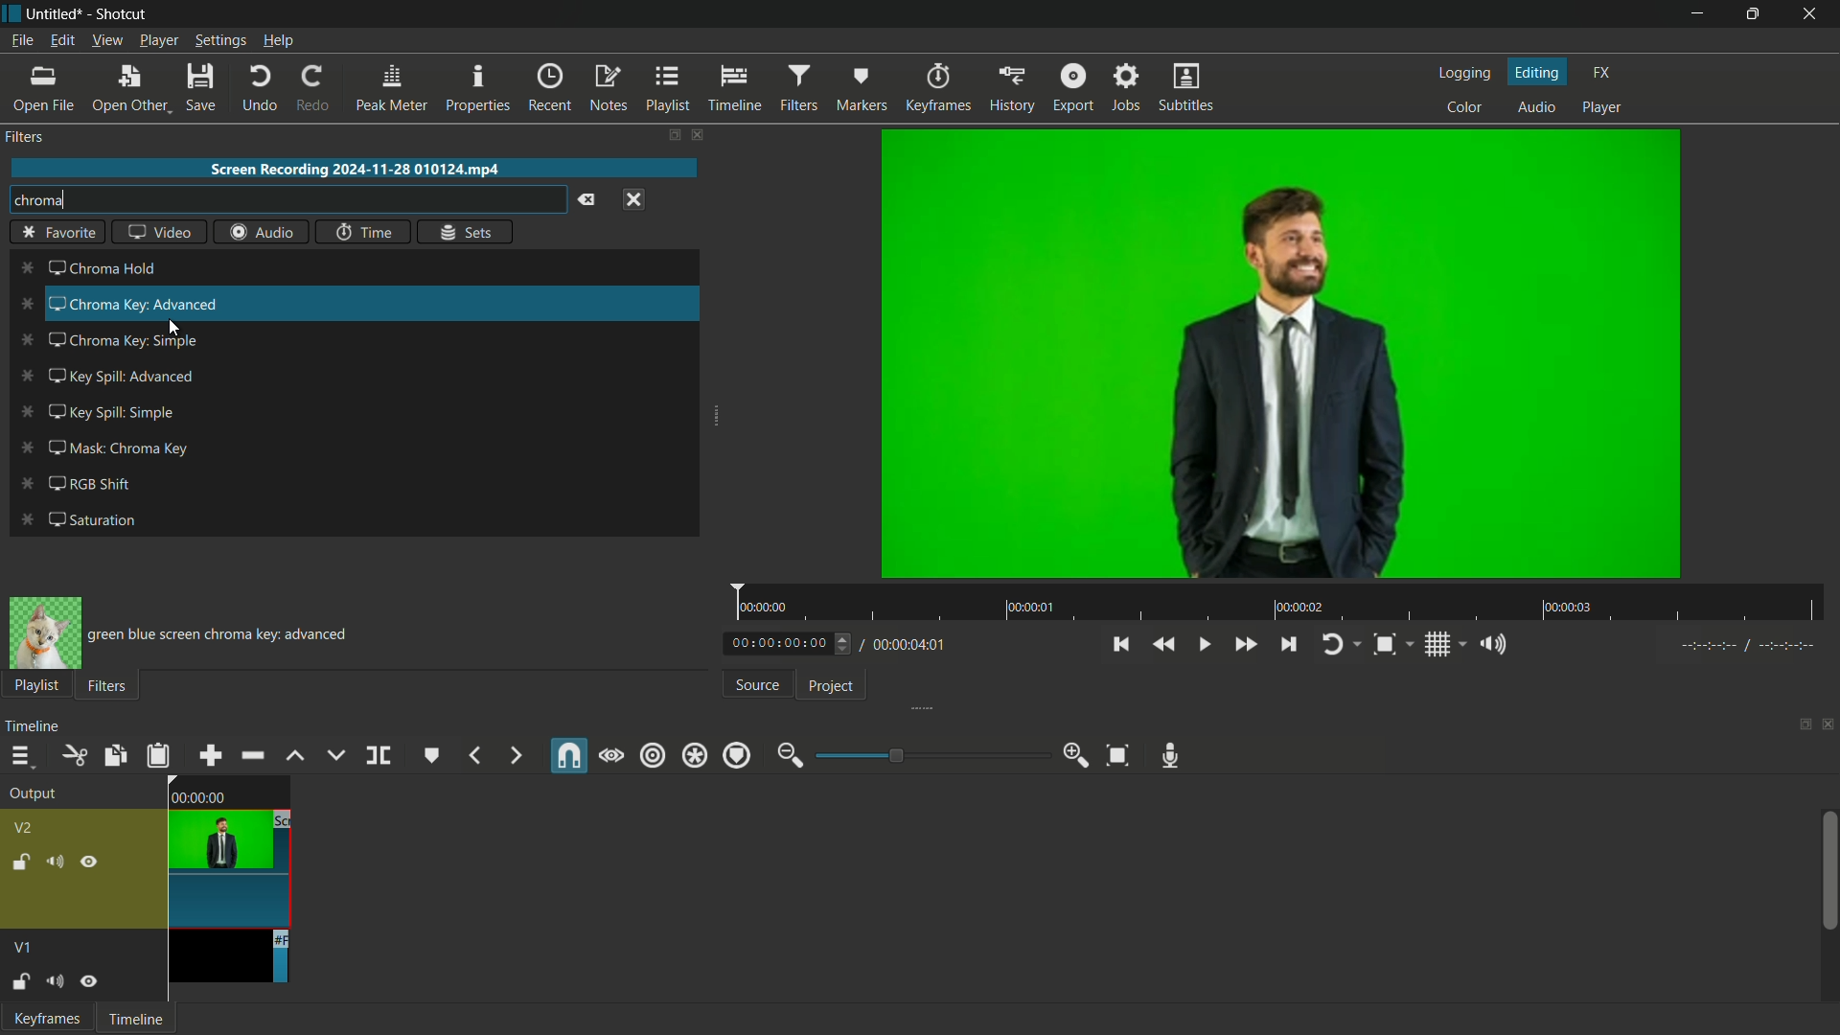  I want to click on snap, so click(570, 755).